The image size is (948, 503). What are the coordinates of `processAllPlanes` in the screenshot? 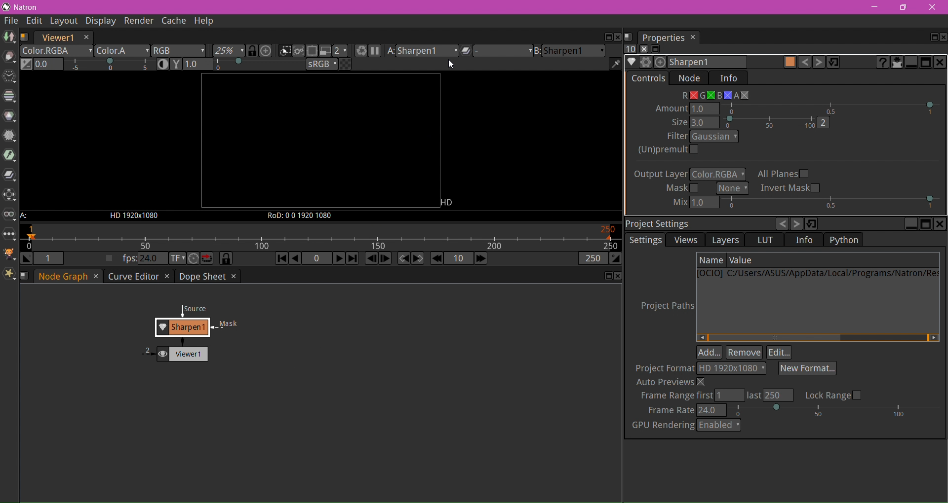 It's located at (784, 174).